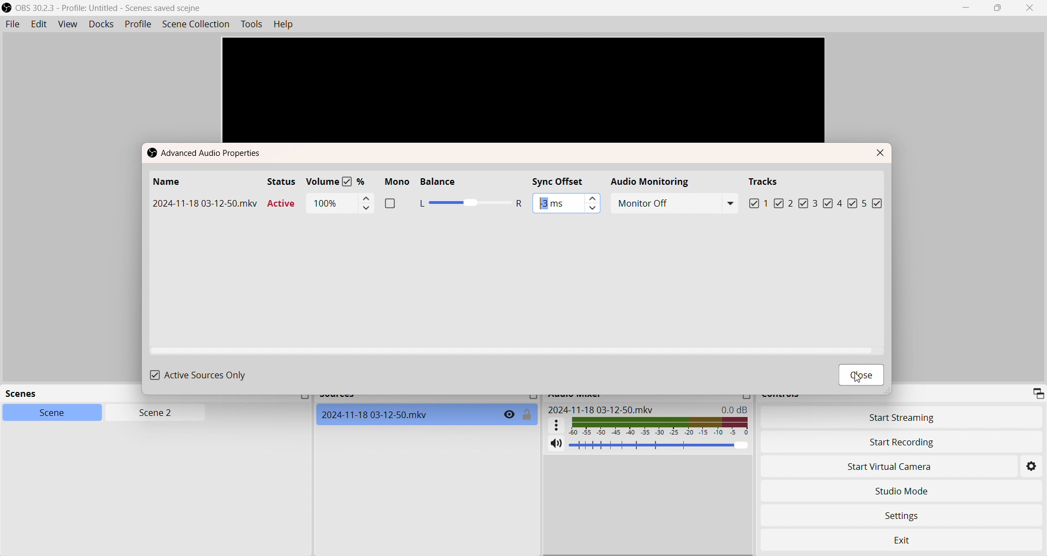 Image resolution: width=1047 pixels, height=556 pixels. What do you see at coordinates (593, 197) in the screenshot?
I see `Increment` at bounding box center [593, 197].